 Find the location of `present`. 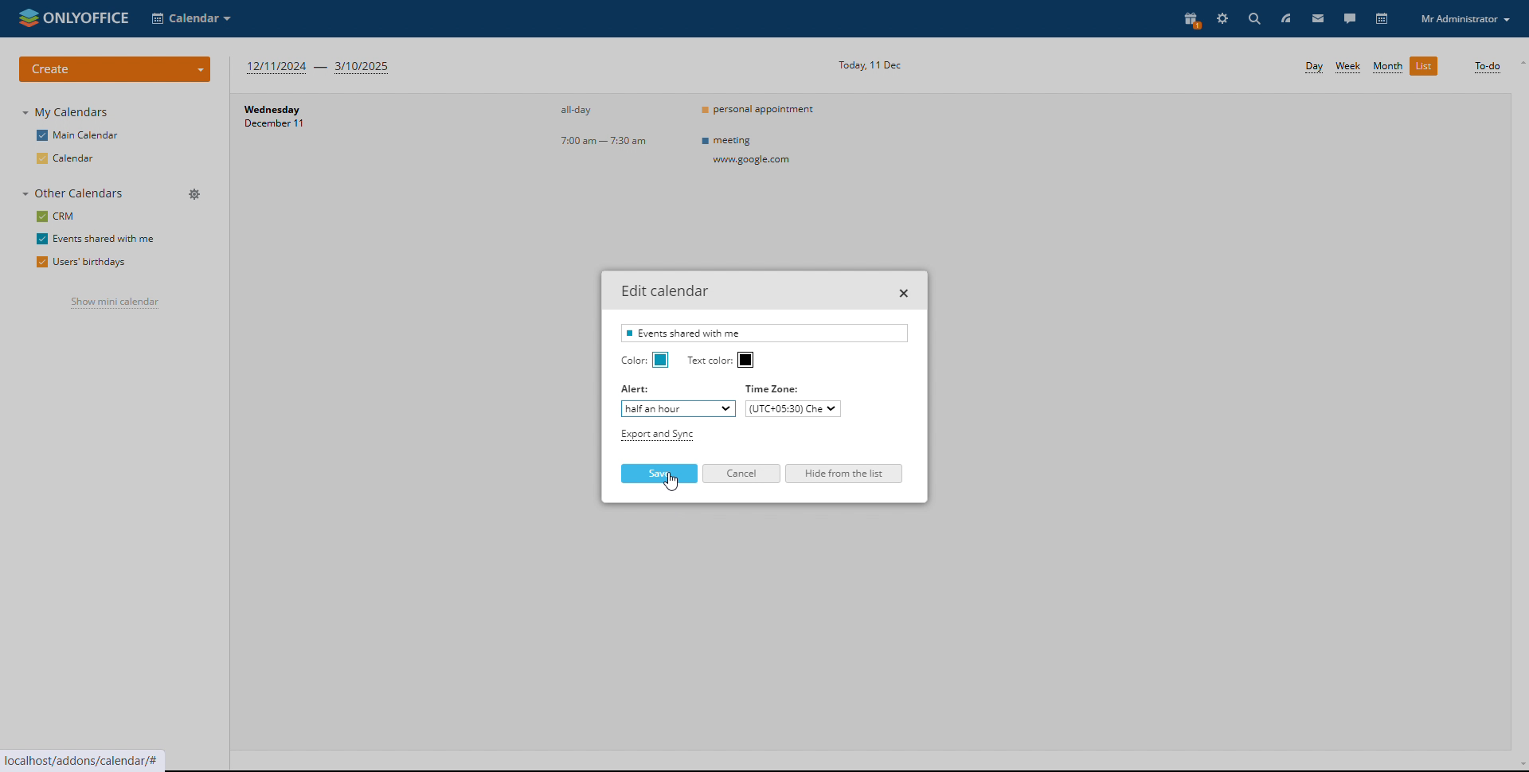

present is located at coordinates (1189, 18).